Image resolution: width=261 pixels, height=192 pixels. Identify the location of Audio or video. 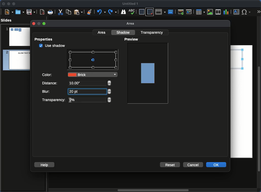
(218, 12).